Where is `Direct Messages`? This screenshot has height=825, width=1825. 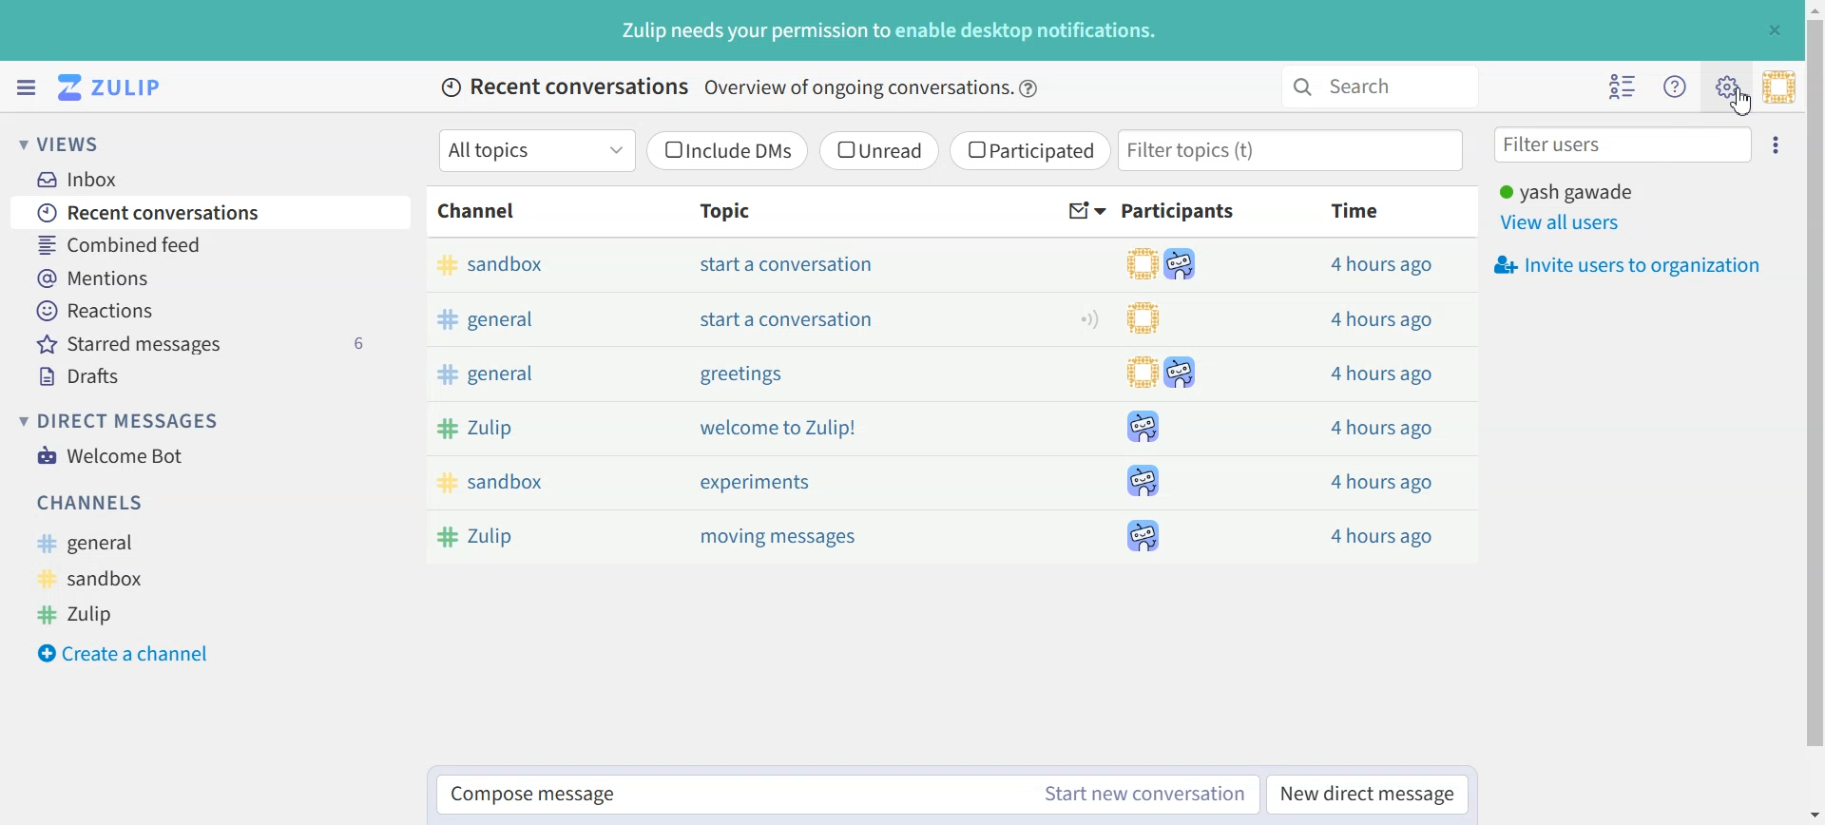
Direct Messages is located at coordinates (125, 420).